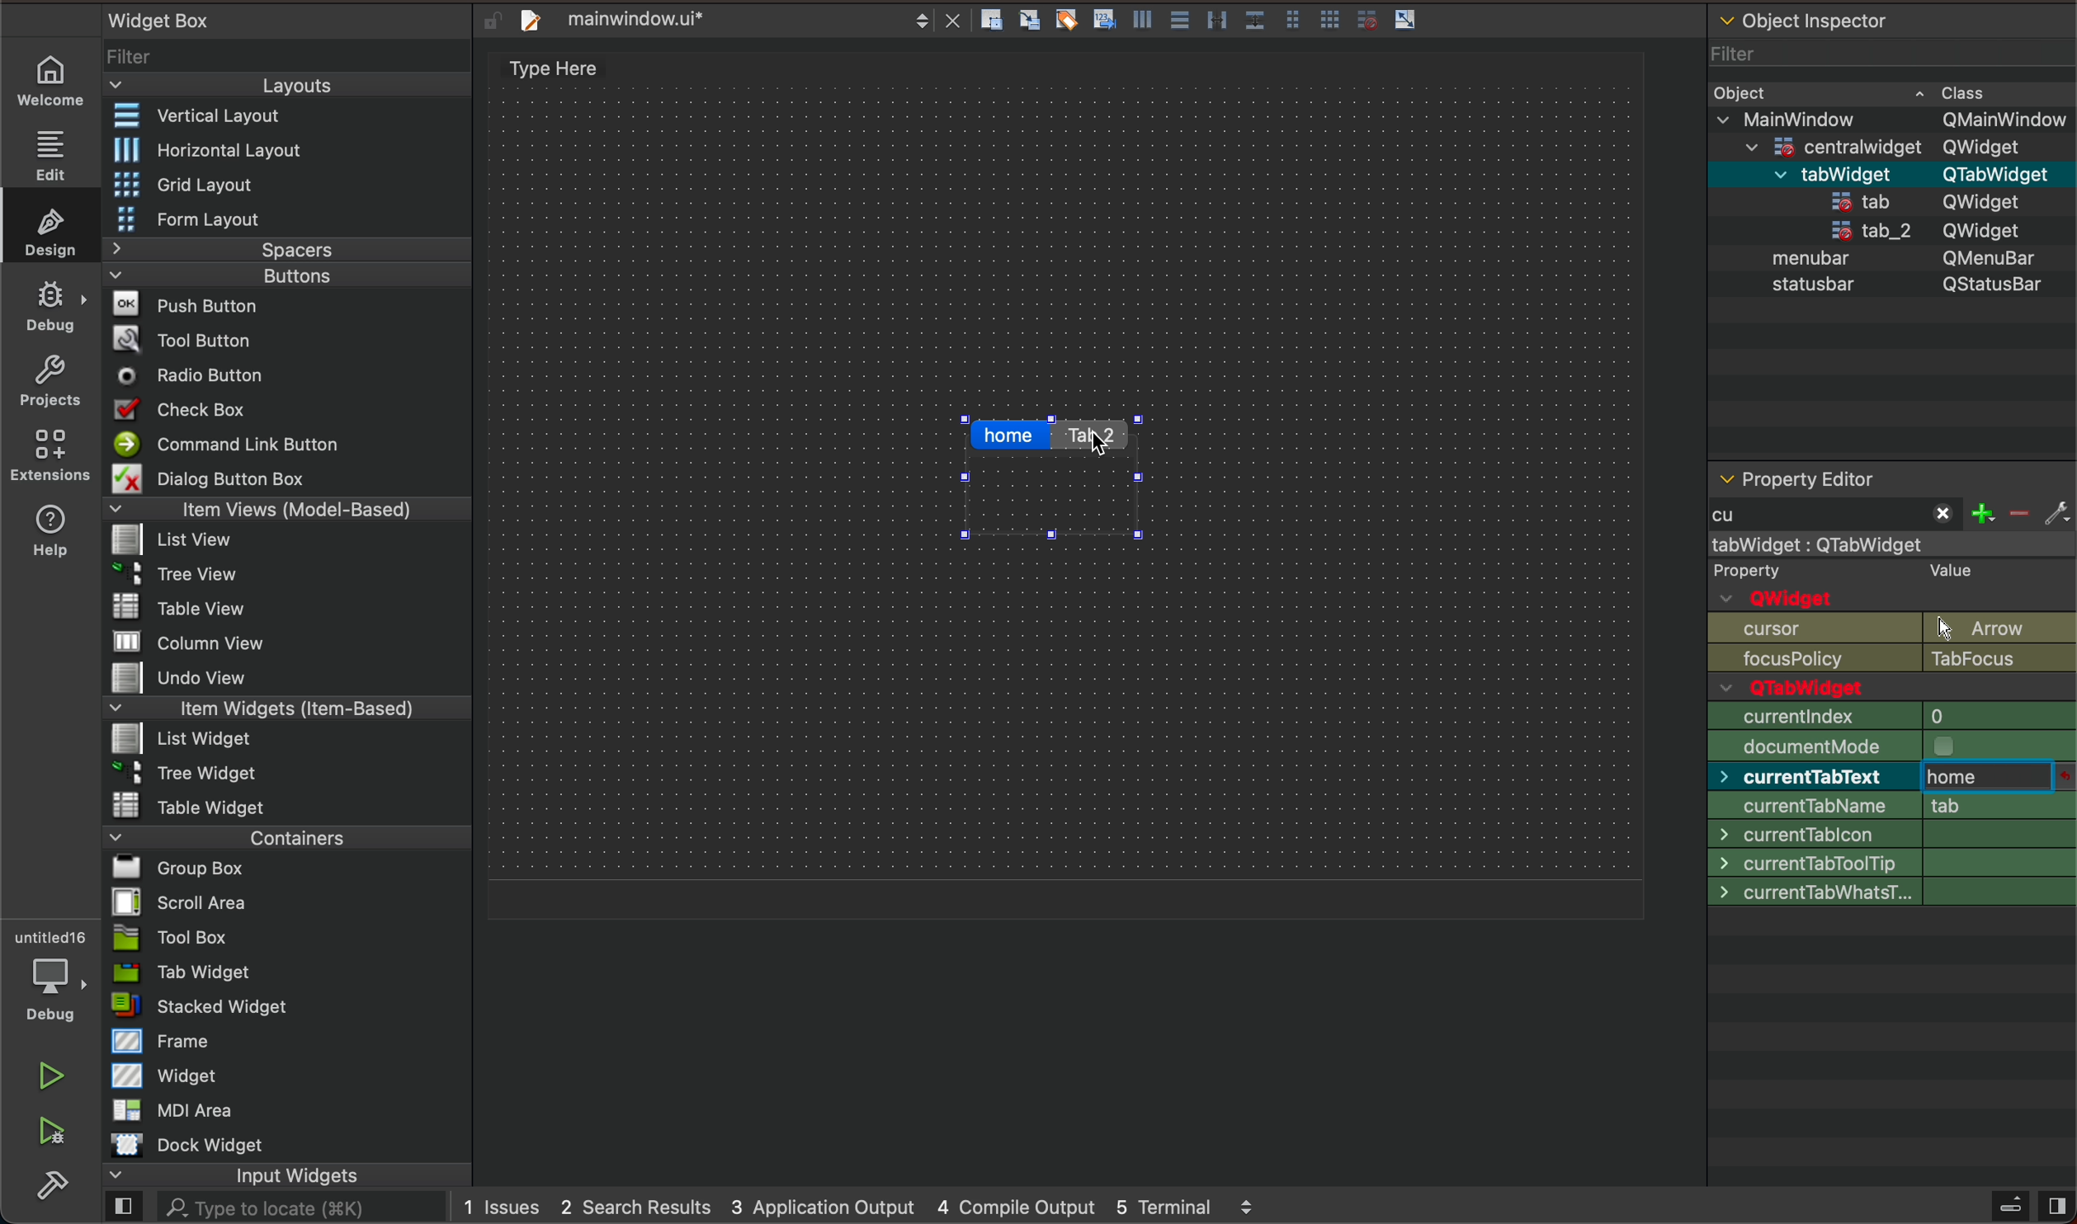 The height and width of the screenshot is (1224, 2077). What do you see at coordinates (1988, 779) in the screenshot?
I see `typing ` at bounding box center [1988, 779].